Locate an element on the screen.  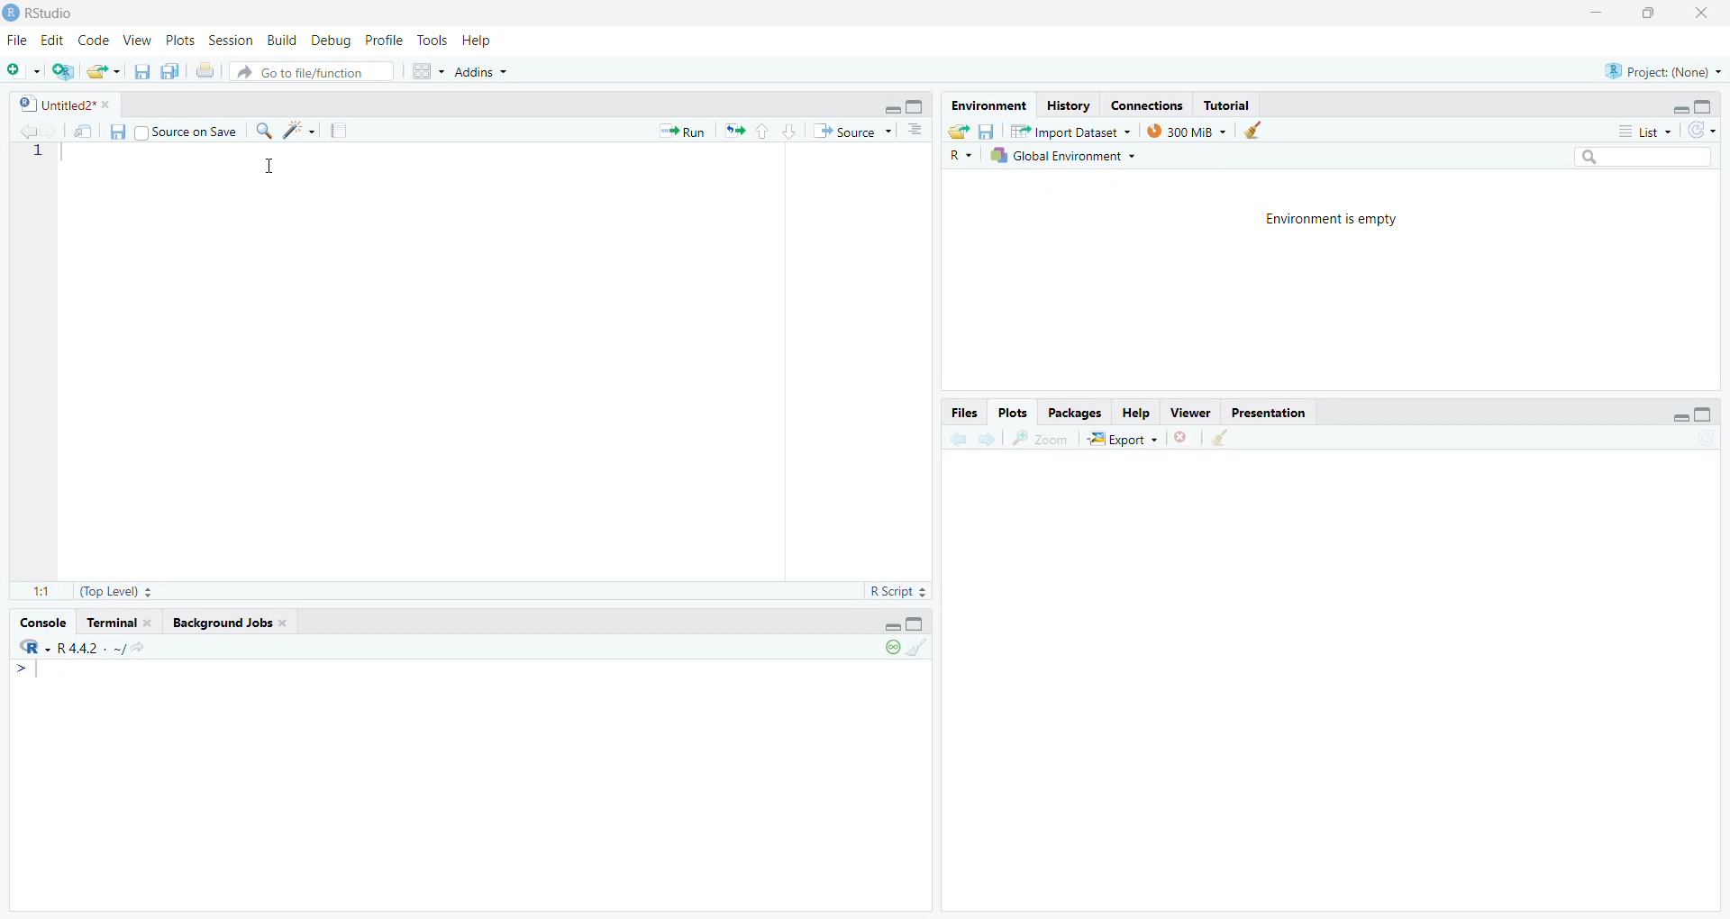
clear all plots is located at coordinates (1223, 438).